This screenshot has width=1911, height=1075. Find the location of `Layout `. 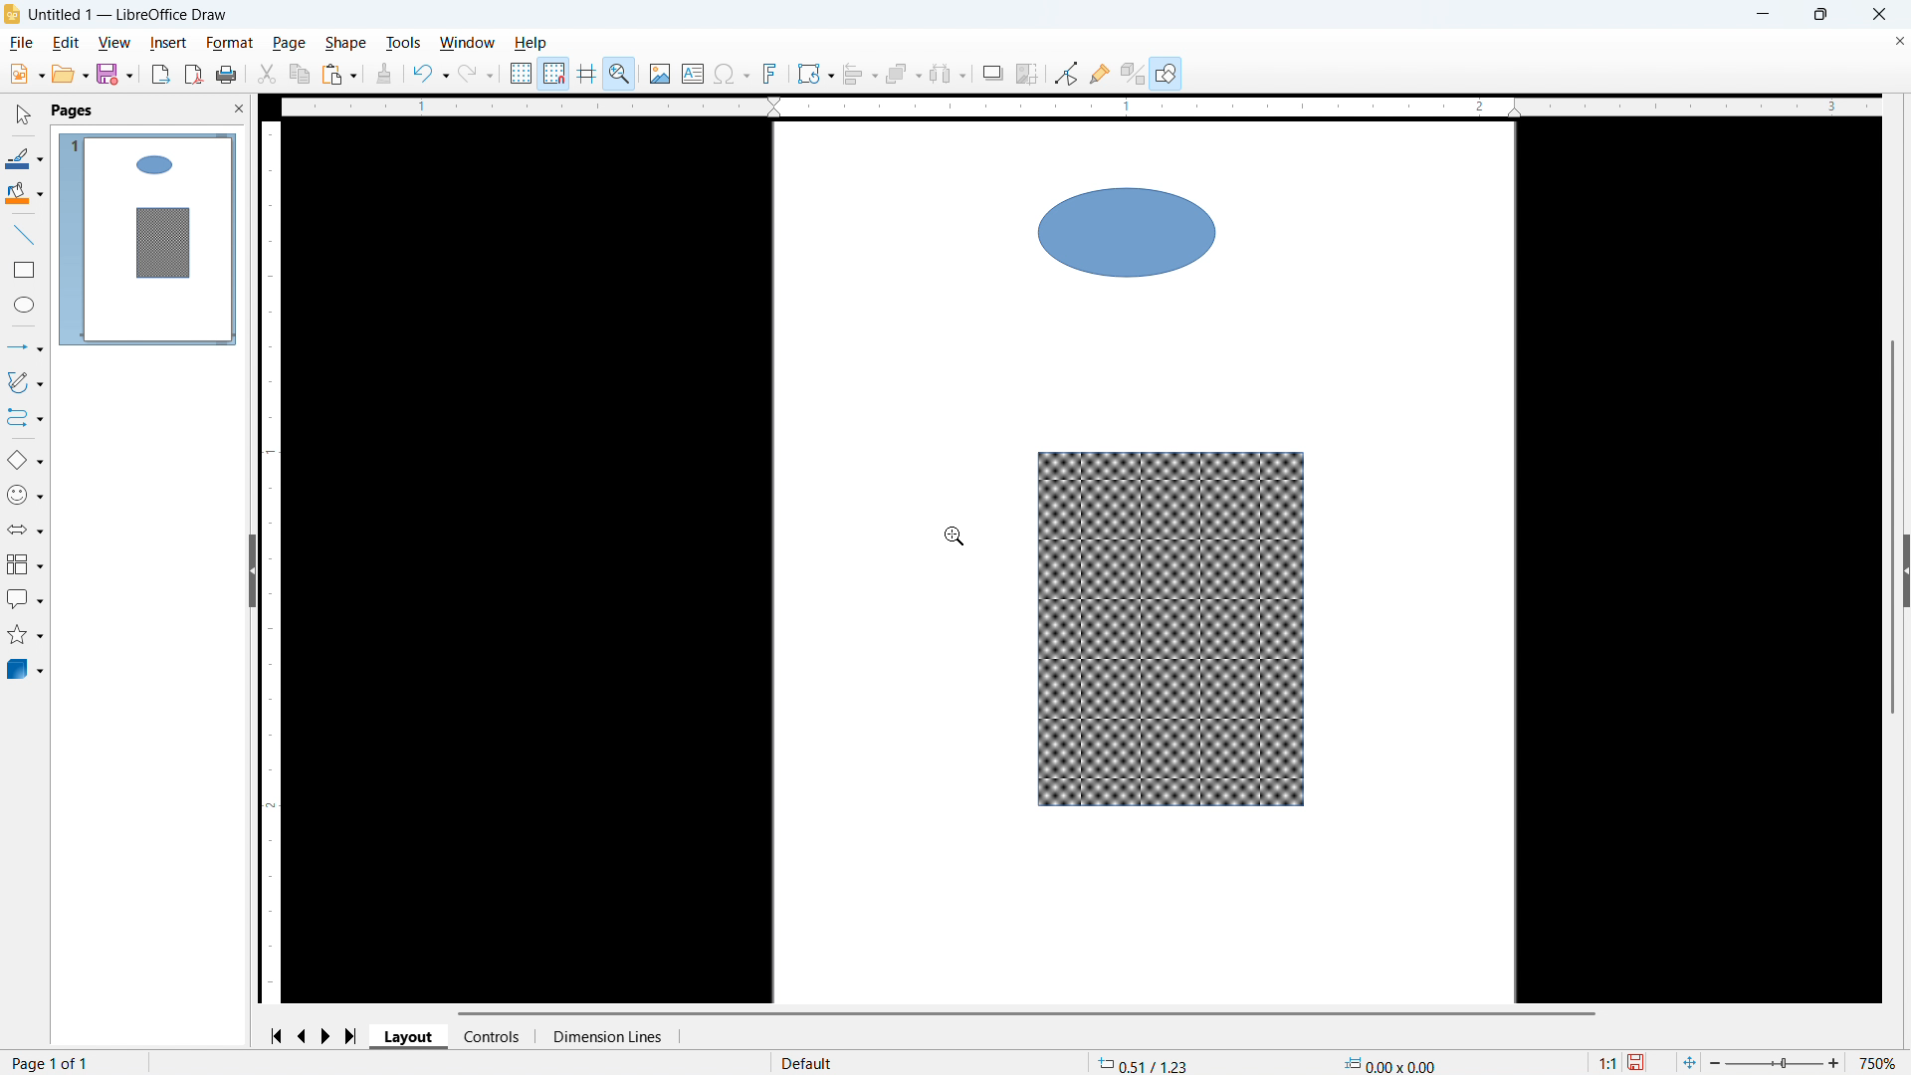

Layout  is located at coordinates (410, 1036).